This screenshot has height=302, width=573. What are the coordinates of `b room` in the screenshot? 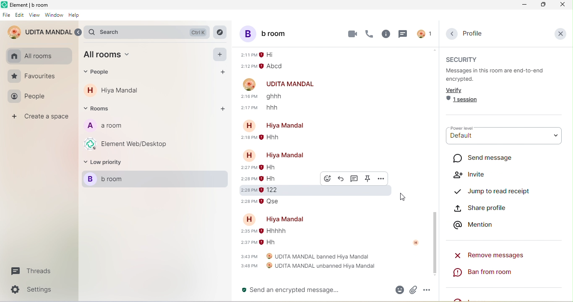 It's located at (274, 33).